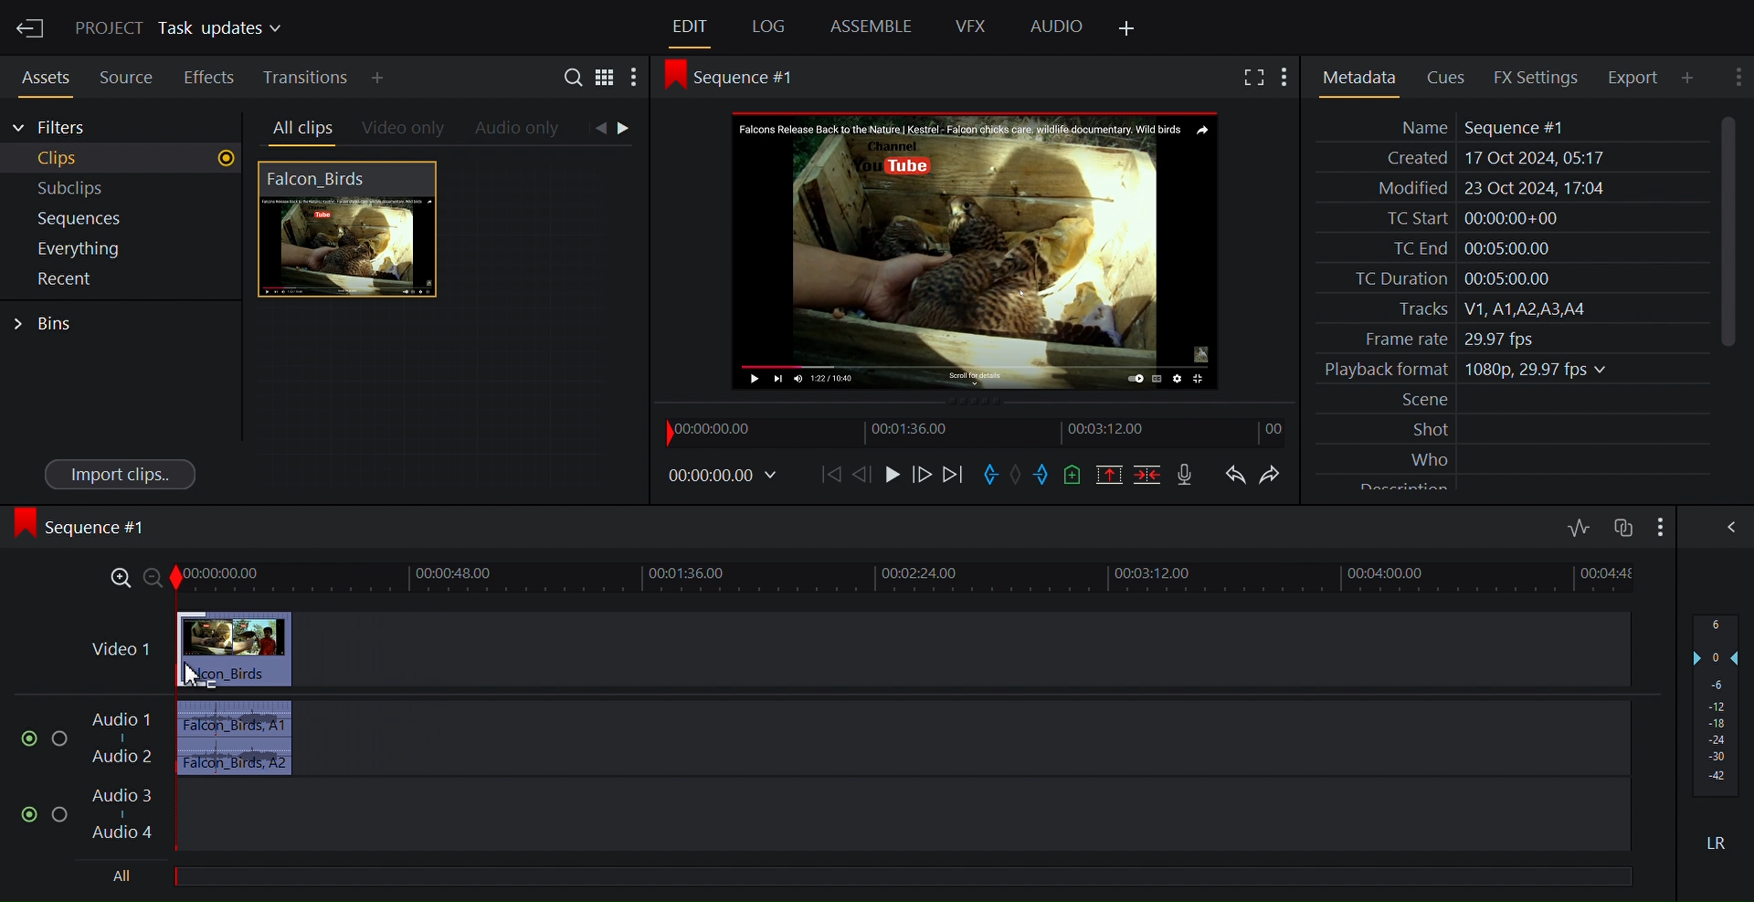  What do you see at coordinates (1728, 230) in the screenshot?
I see `Vertical Scroll bar` at bounding box center [1728, 230].